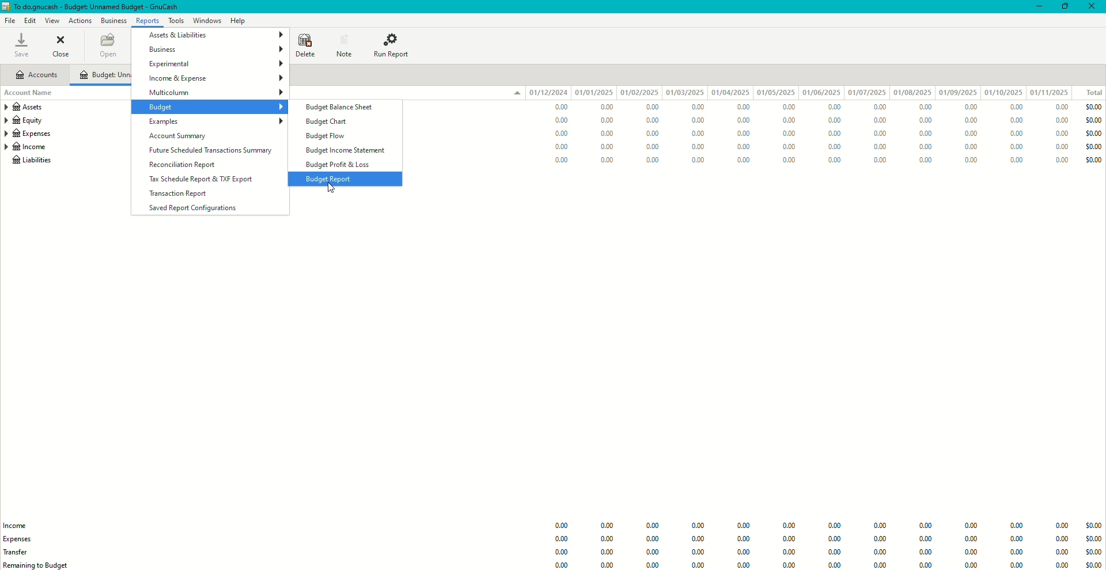  I want to click on Windows, so click(209, 20).